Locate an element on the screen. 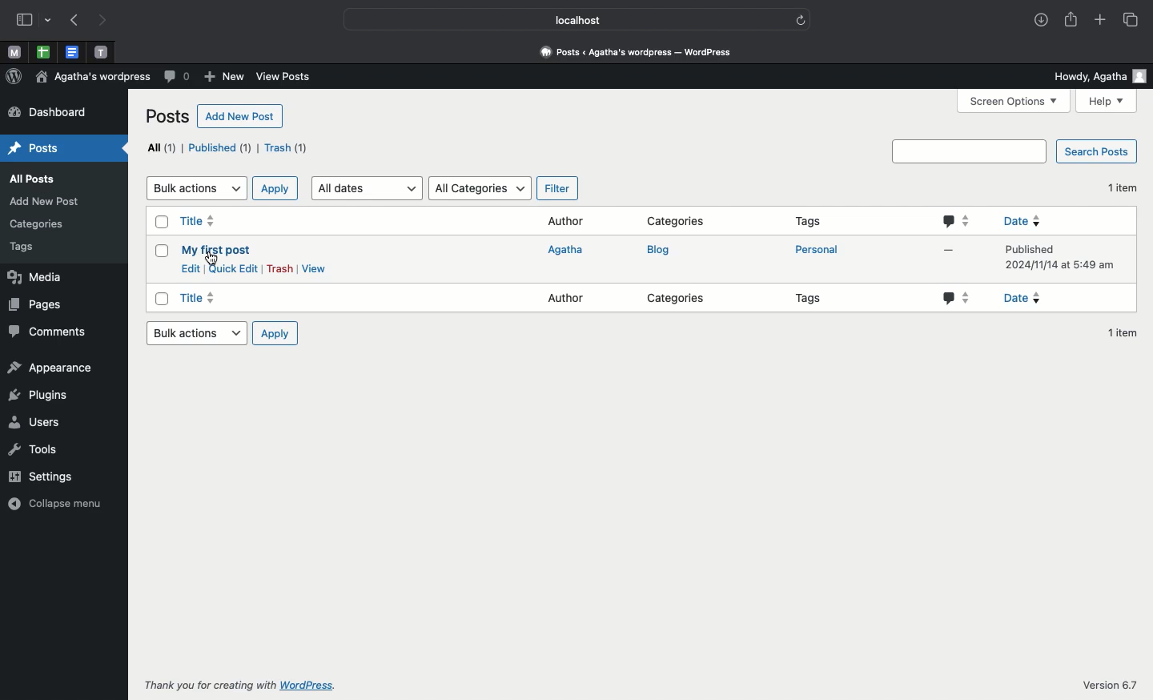  Date is located at coordinates (1068, 219).